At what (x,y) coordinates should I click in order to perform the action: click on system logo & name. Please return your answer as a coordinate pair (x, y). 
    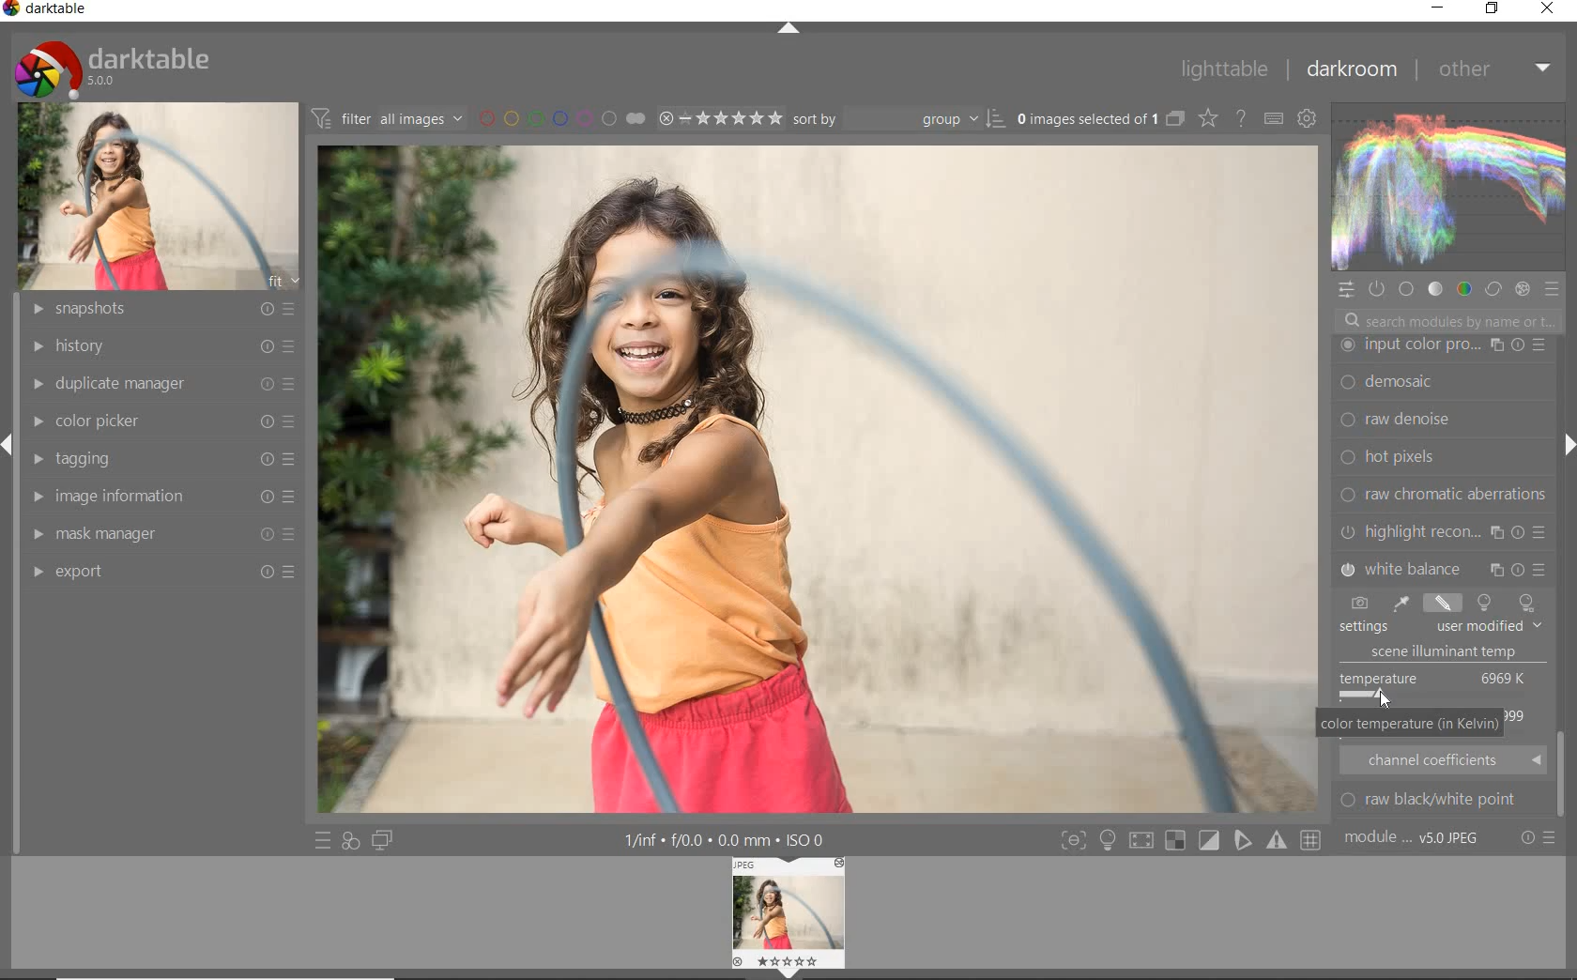
    Looking at the image, I should click on (116, 65).